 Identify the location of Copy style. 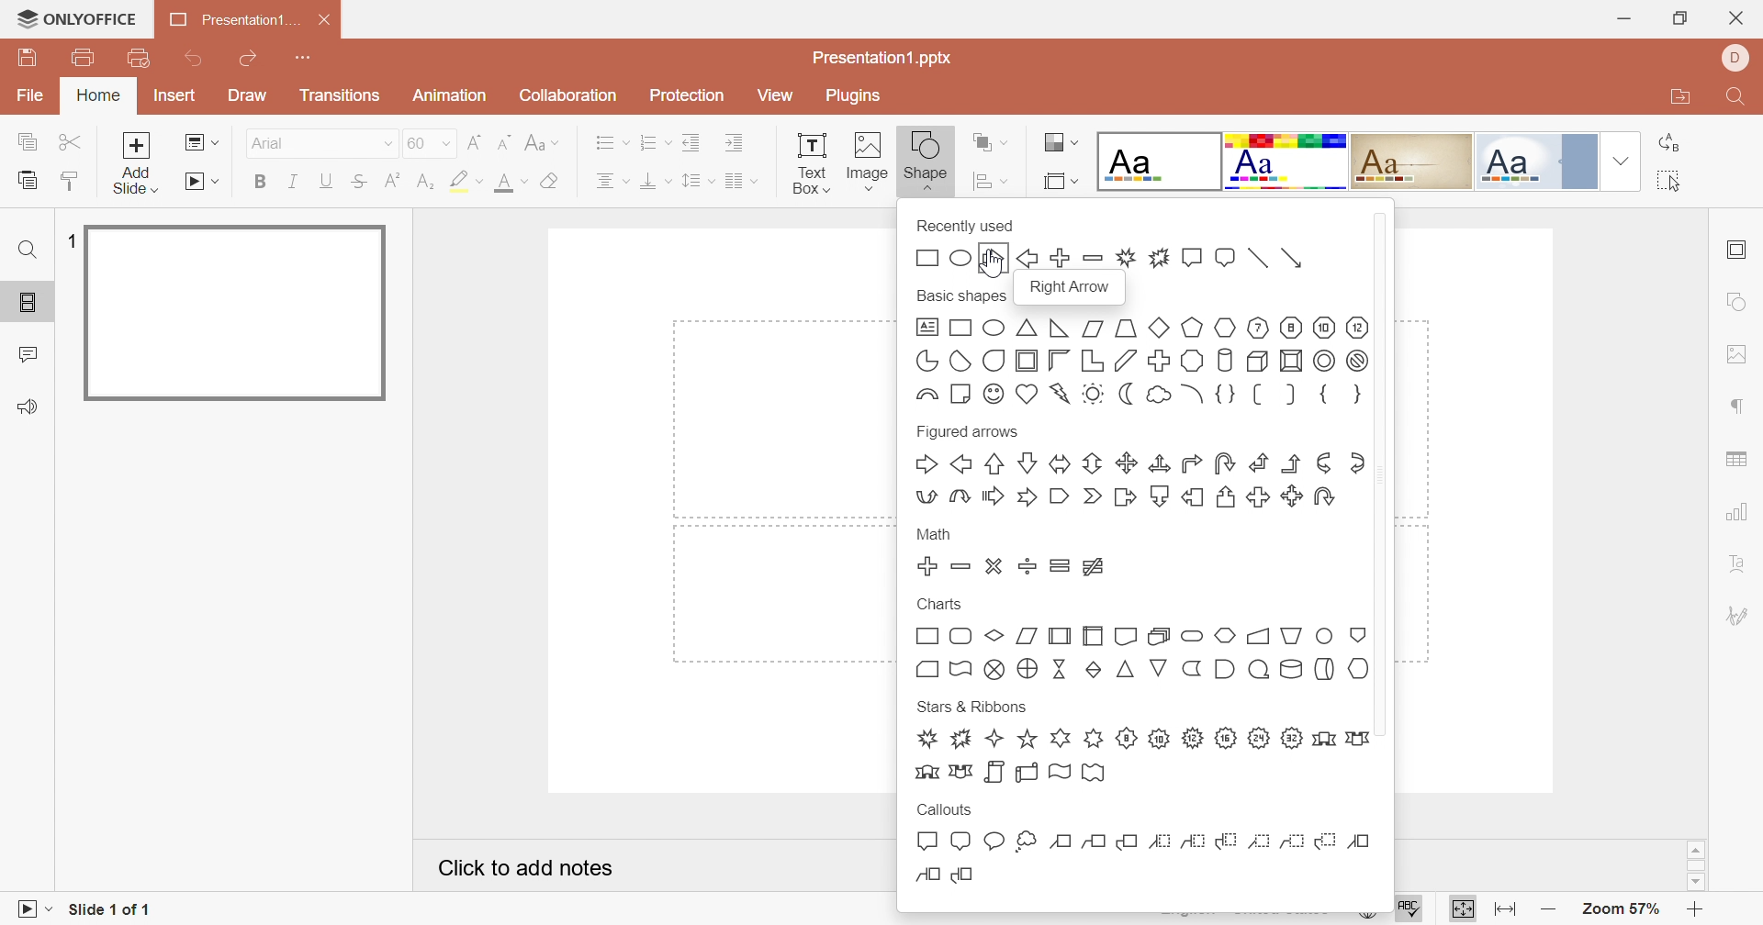
(70, 184).